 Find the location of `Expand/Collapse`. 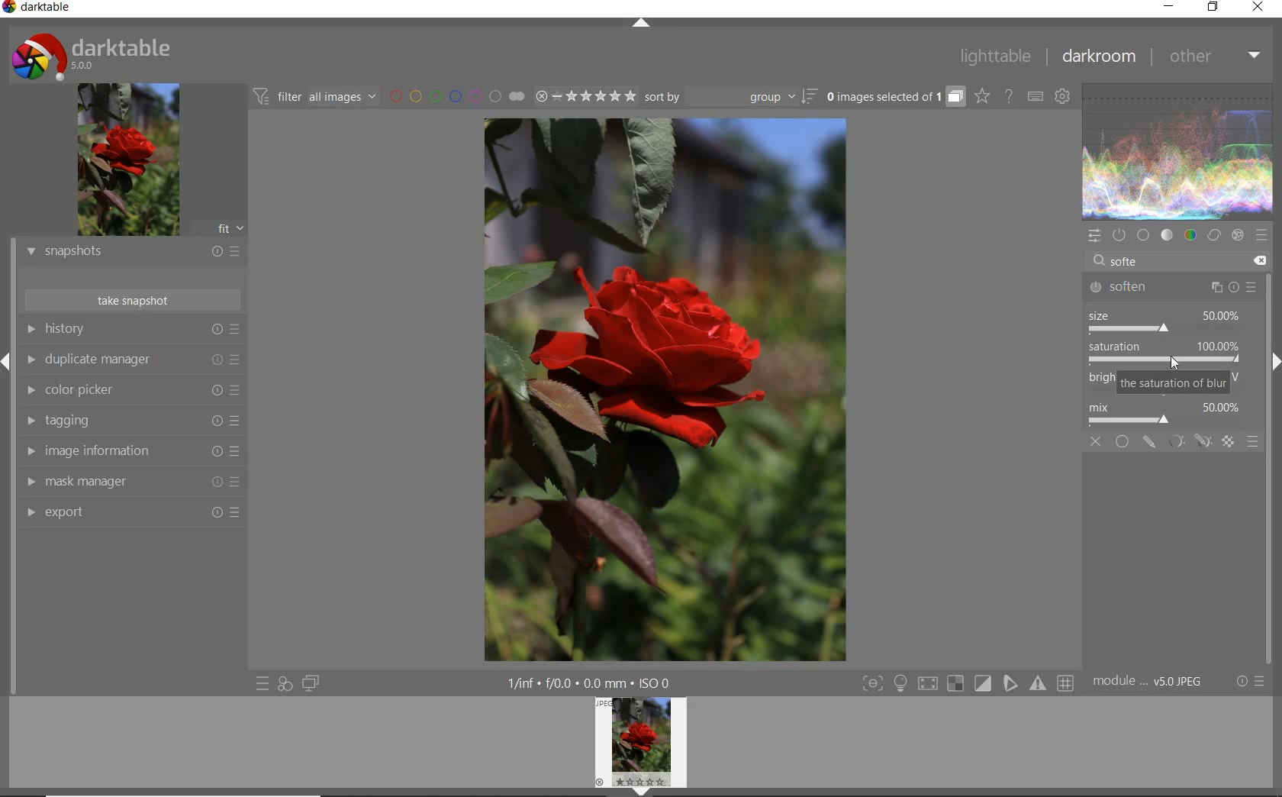

Expand/Collapse is located at coordinates (8, 360).